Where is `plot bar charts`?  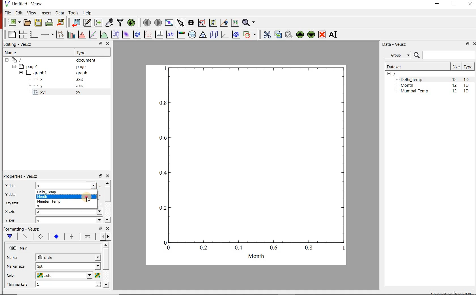
plot bar charts is located at coordinates (70, 35).